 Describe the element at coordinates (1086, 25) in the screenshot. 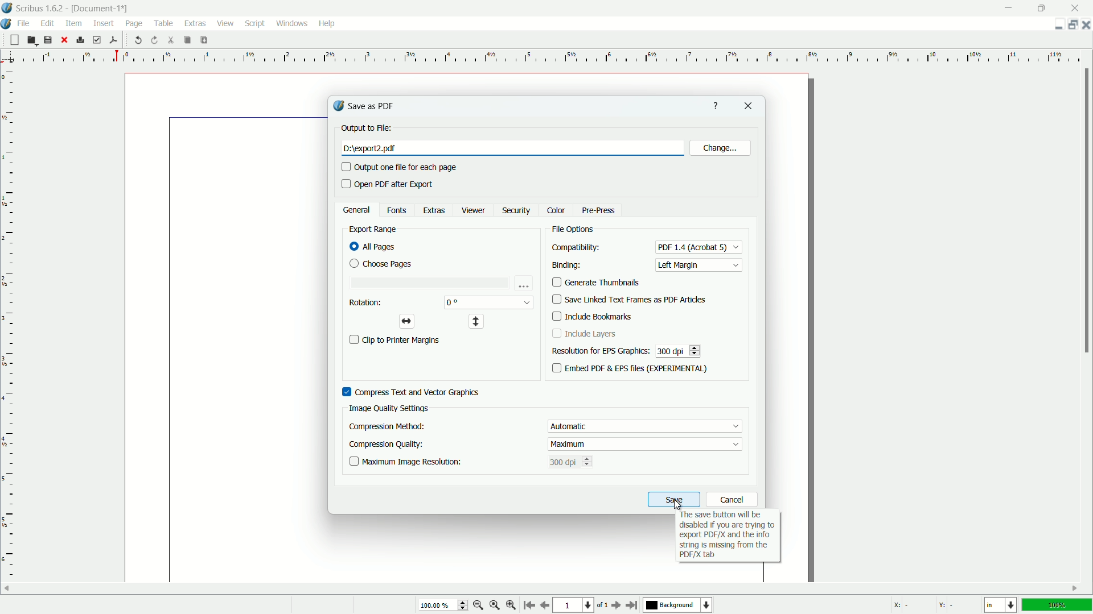

I see `close document` at that location.